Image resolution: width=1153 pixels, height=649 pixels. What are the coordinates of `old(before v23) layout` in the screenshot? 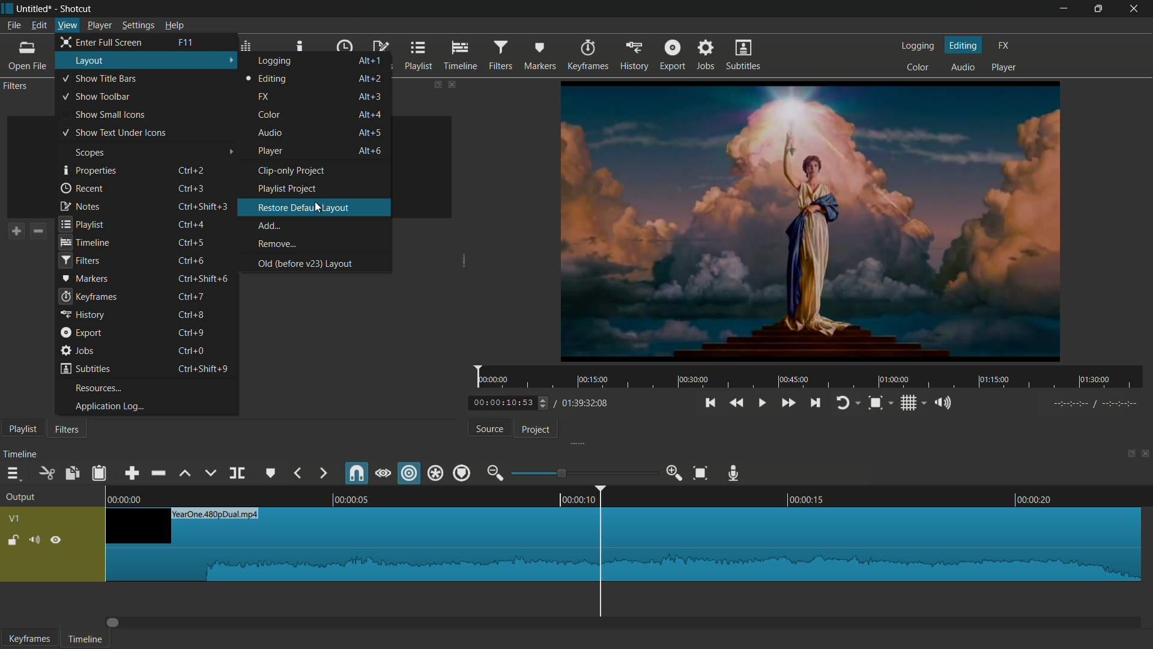 It's located at (304, 263).